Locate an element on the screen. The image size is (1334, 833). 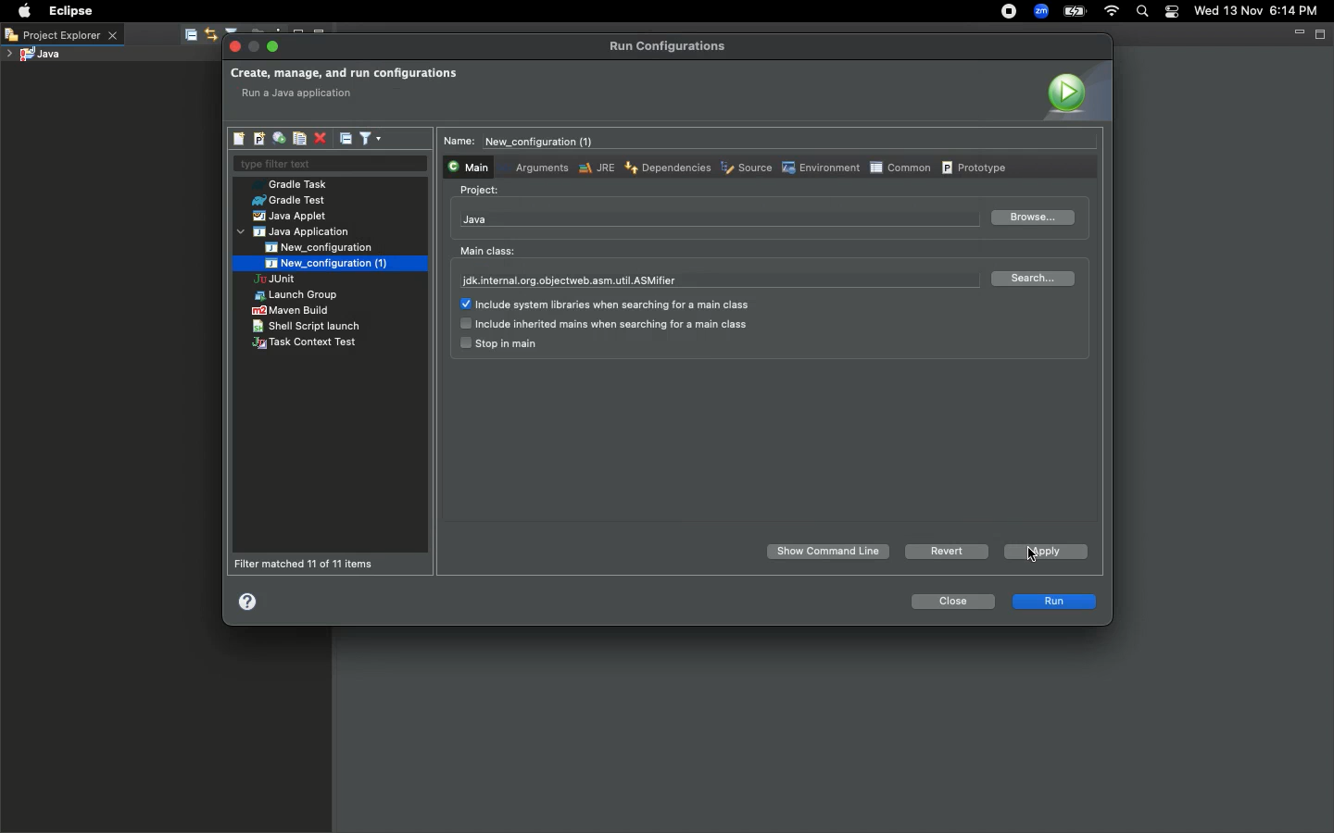
include inherited mains when searching for a main class is located at coordinates (603, 325).